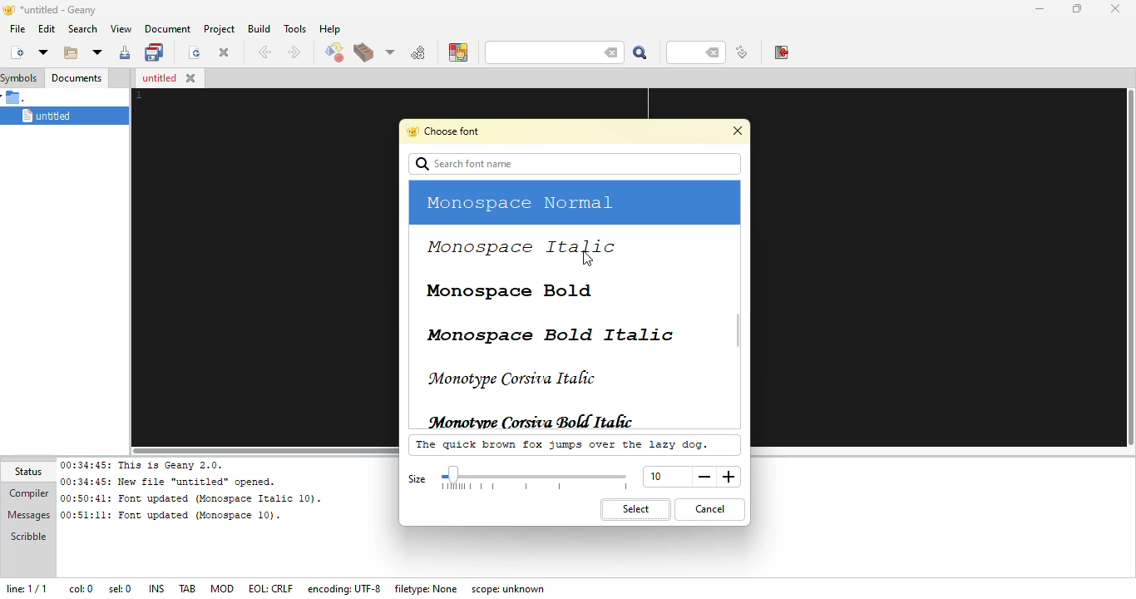 The image size is (1136, 599). What do you see at coordinates (224, 53) in the screenshot?
I see `close` at bounding box center [224, 53].